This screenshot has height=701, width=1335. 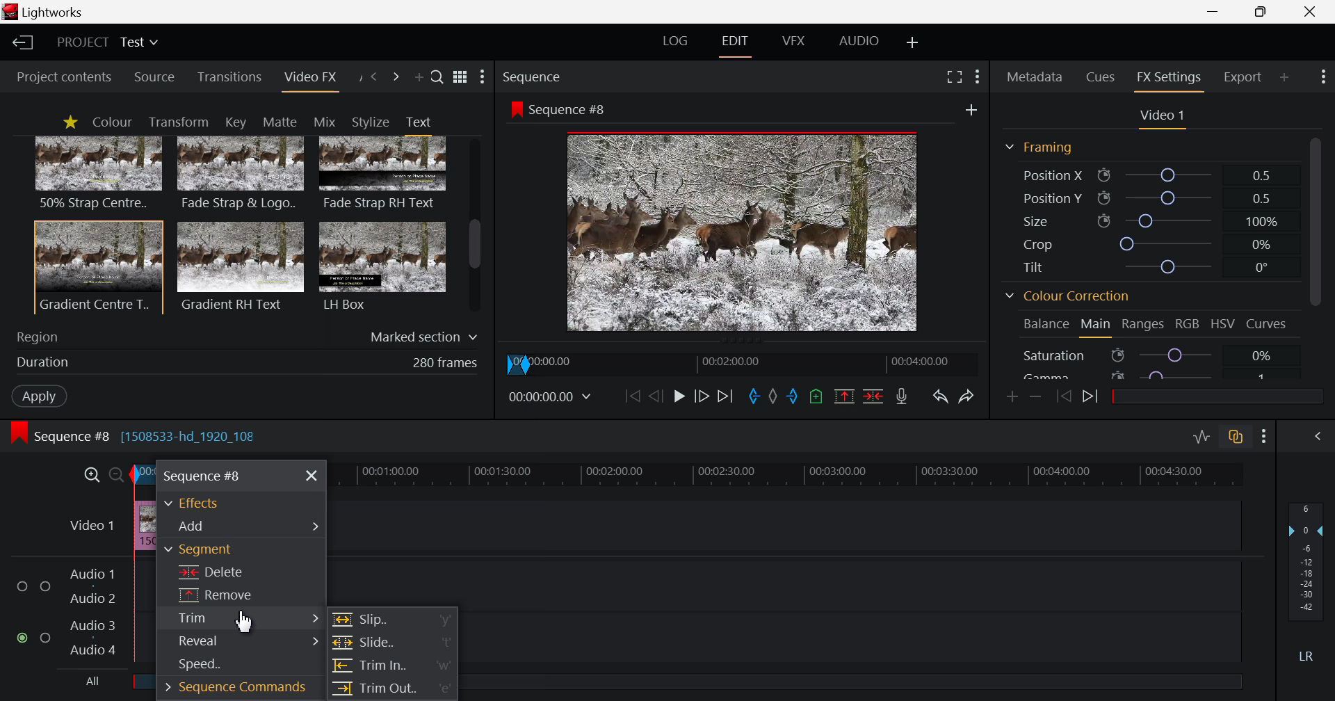 What do you see at coordinates (859, 606) in the screenshot?
I see `Audio Input Field` at bounding box center [859, 606].